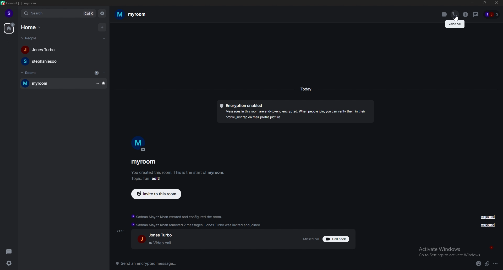  What do you see at coordinates (444, 14) in the screenshot?
I see `video call` at bounding box center [444, 14].